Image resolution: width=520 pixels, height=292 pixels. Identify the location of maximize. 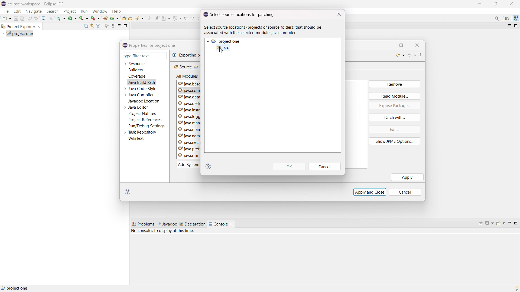
(404, 45).